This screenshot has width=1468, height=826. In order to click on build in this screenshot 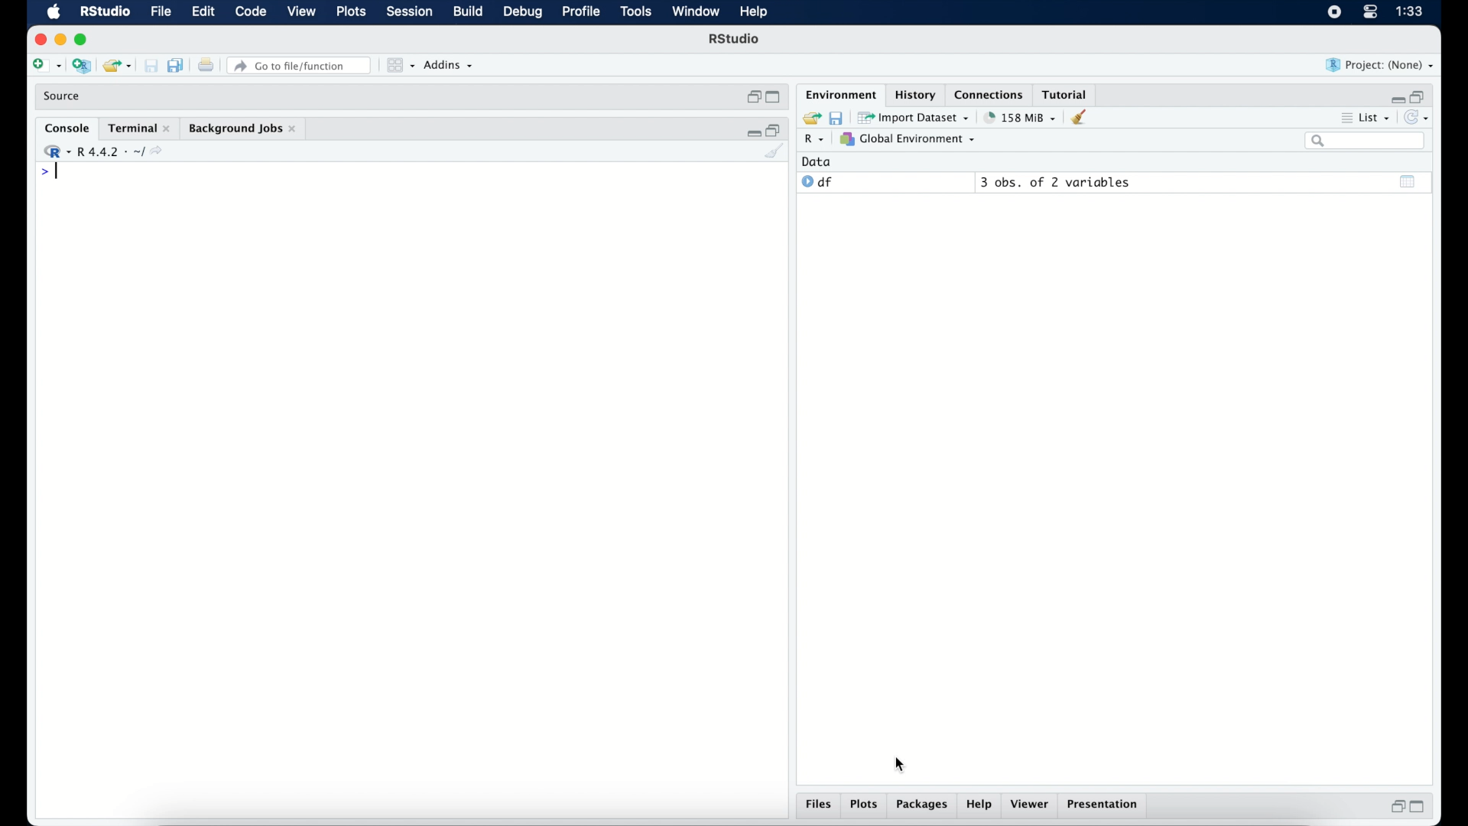, I will do `click(469, 12)`.